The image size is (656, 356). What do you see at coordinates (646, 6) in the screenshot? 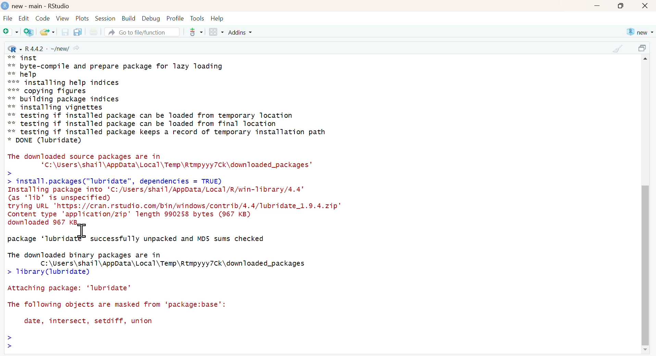
I see `close` at bounding box center [646, 6].